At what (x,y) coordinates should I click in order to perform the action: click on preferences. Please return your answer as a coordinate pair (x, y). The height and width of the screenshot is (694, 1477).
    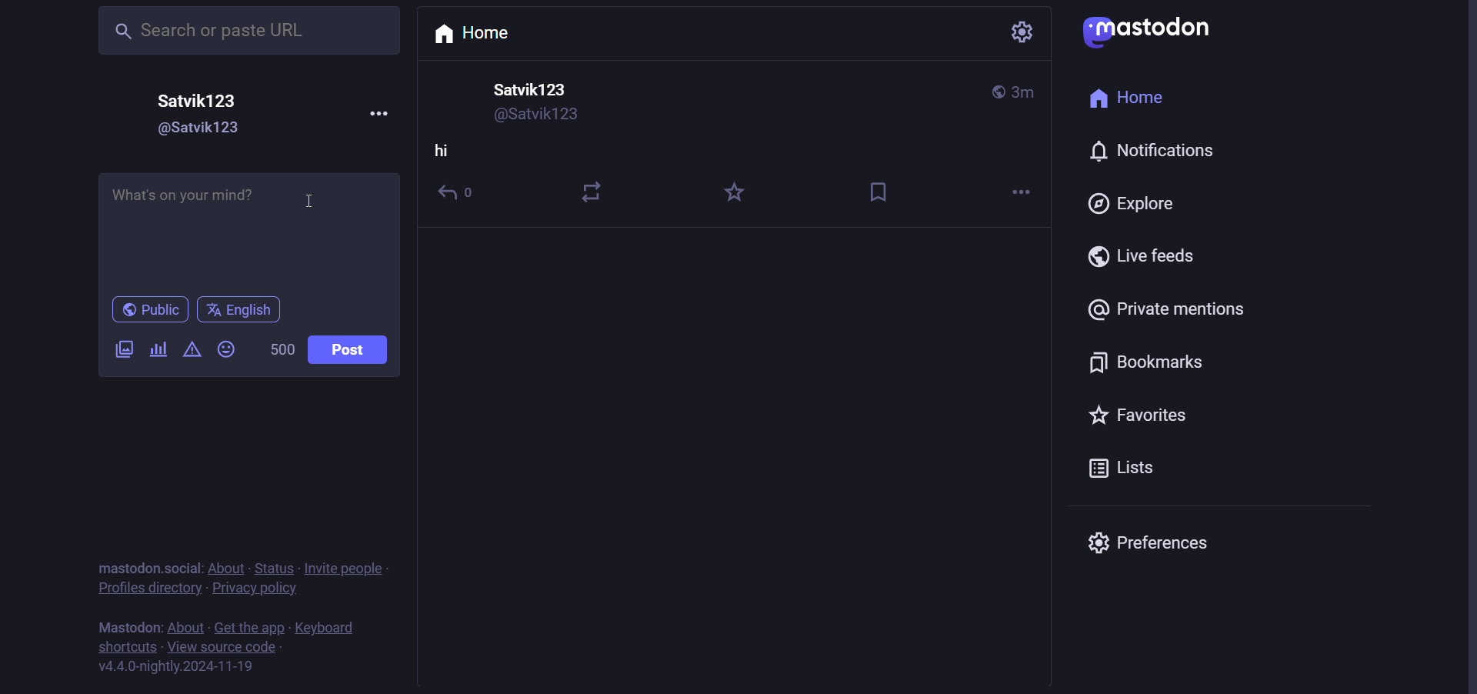
    Looking at the image, I should click on (1149, 539).